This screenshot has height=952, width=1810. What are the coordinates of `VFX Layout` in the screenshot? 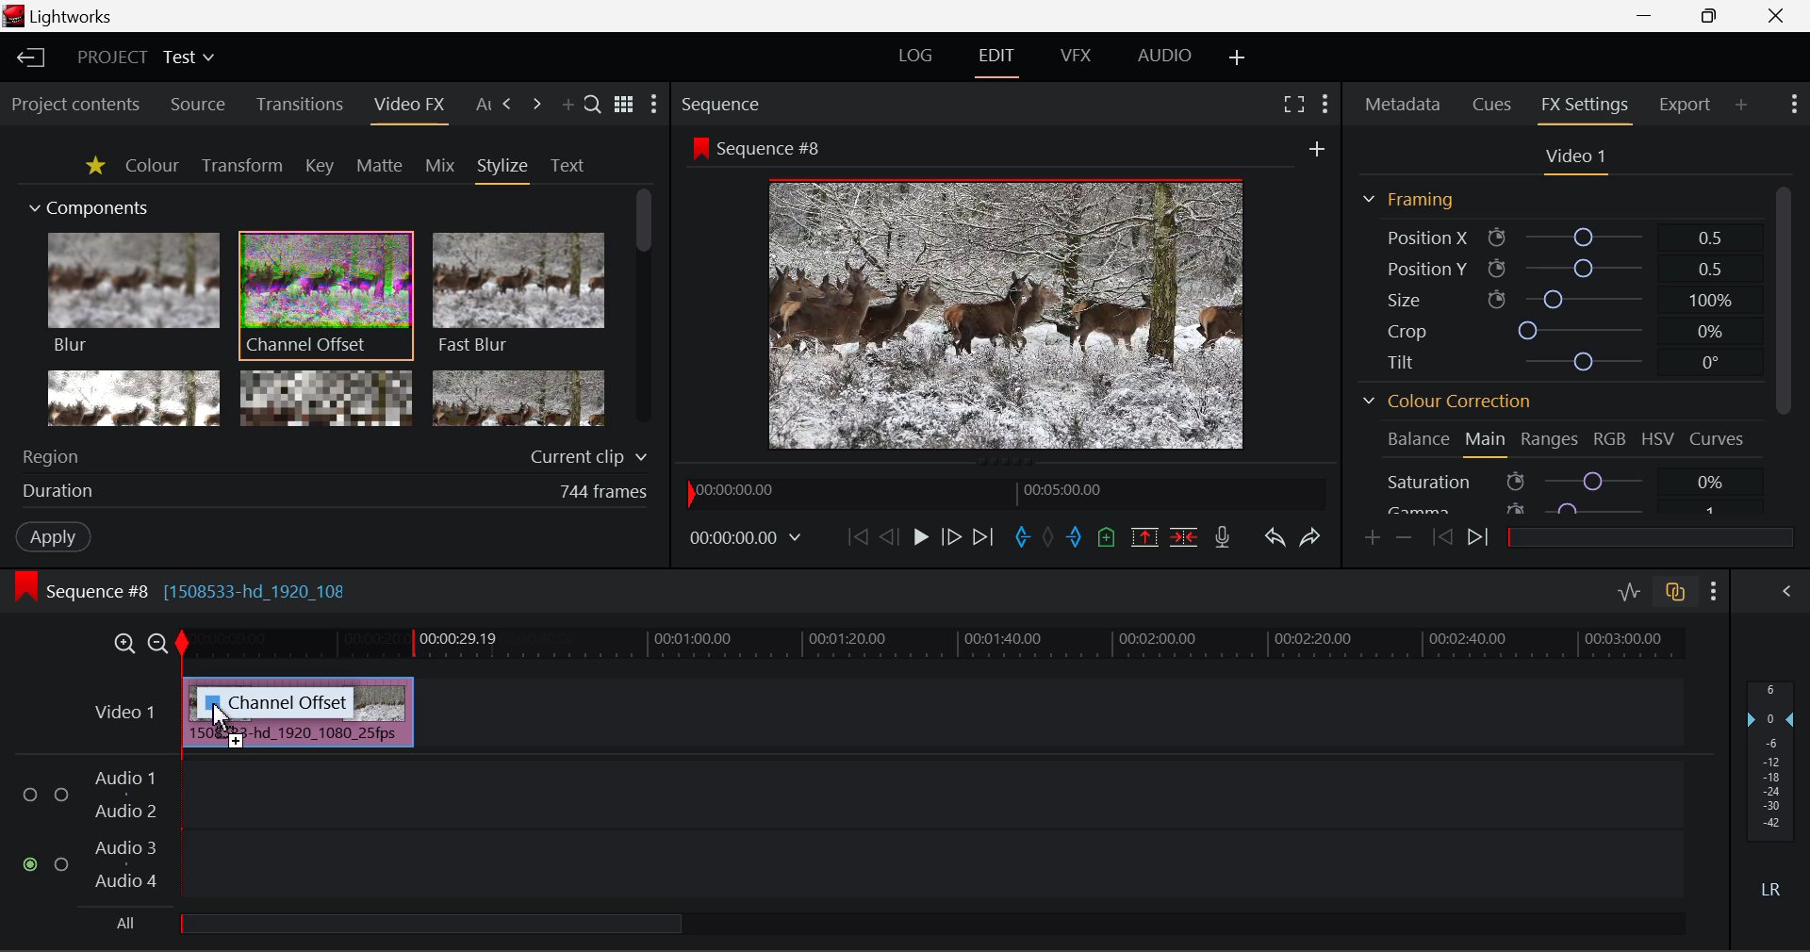 It's located at (1076, 60).